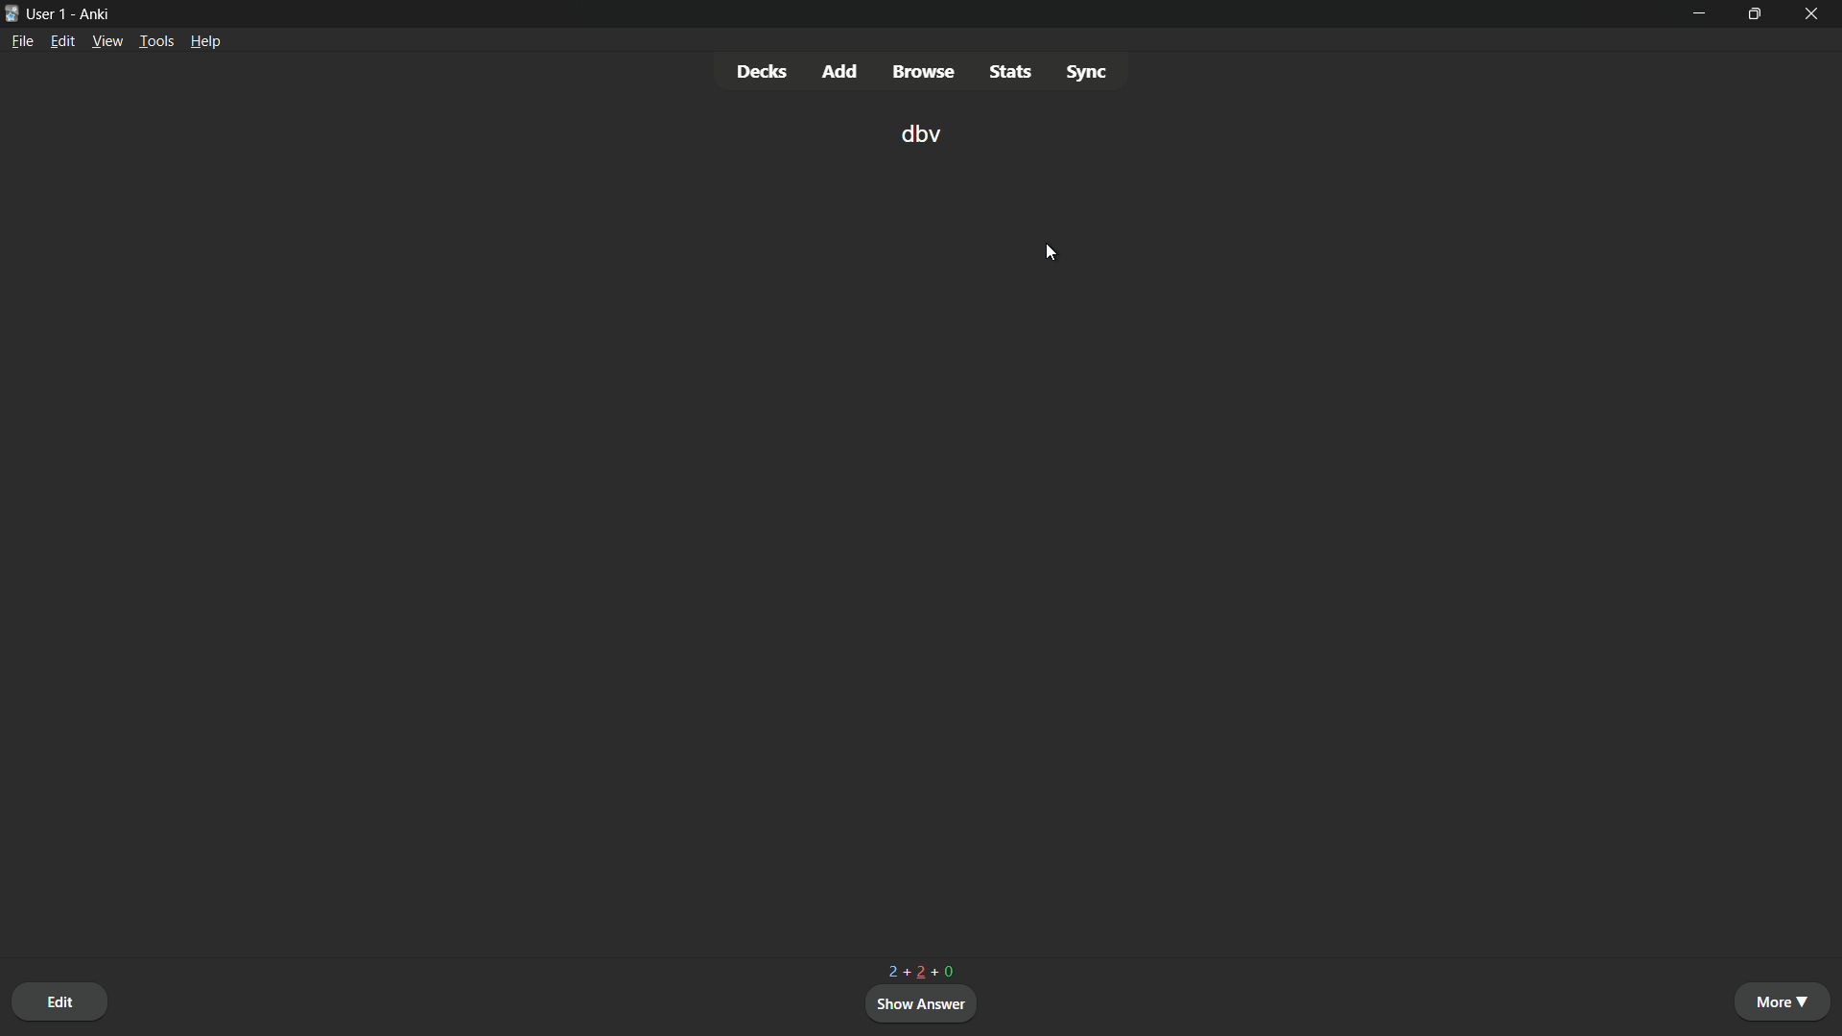 This screenshot has width=1842, height=1036. I want to click on sync, so click(1087, 70).